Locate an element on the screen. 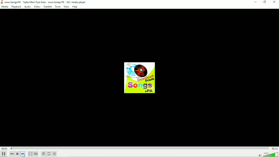 The image size is (279, 157). Play duration is located at coordinates (139, 148).